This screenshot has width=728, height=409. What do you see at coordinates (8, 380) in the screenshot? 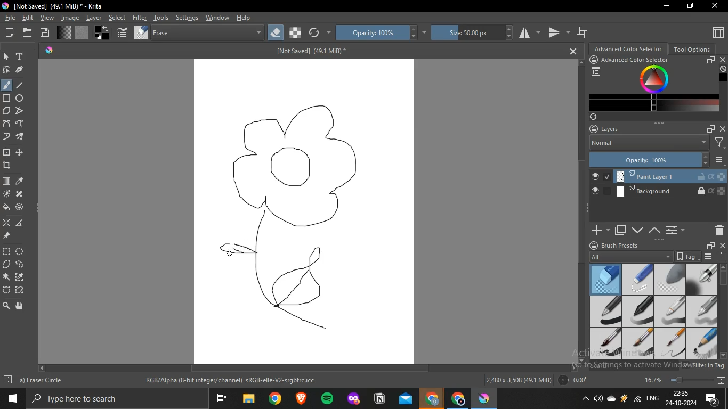
I see `Settings` at bounding box center [8, 380].